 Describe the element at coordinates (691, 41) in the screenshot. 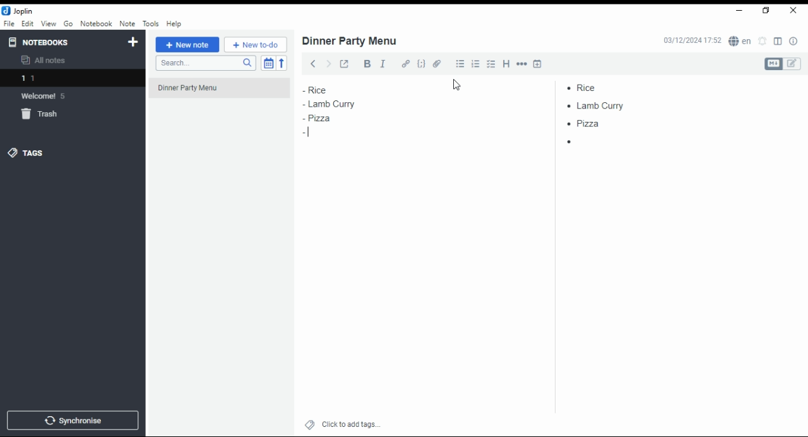

I see `03/12/2024 17:51` at that location.